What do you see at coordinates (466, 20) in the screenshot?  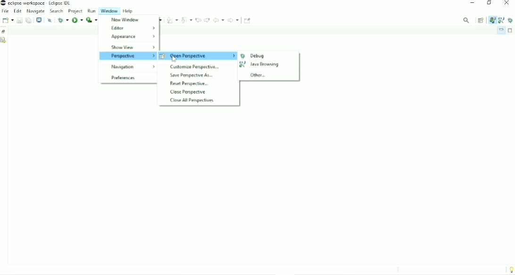 I see `Access commands and other items` at bounding box center [466, 20].